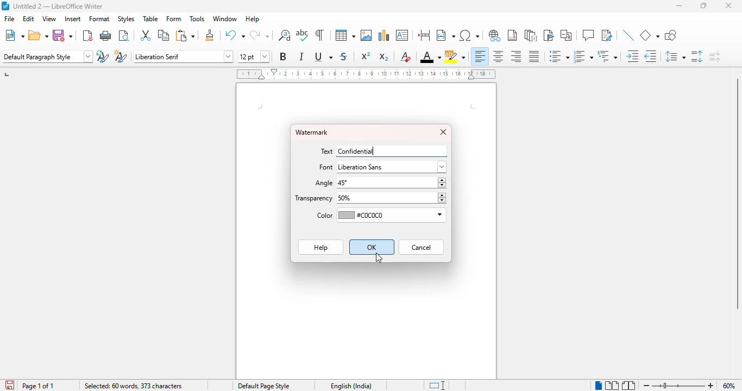 The height and width of the screenshot is (391, 742). What do you see at coordinates (323, 56) in the screenshot?
I see `underline` at bounding box center [323, 56].